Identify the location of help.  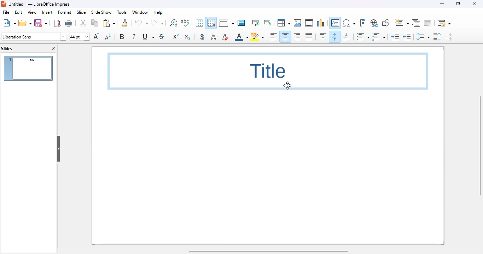
(158, 12).